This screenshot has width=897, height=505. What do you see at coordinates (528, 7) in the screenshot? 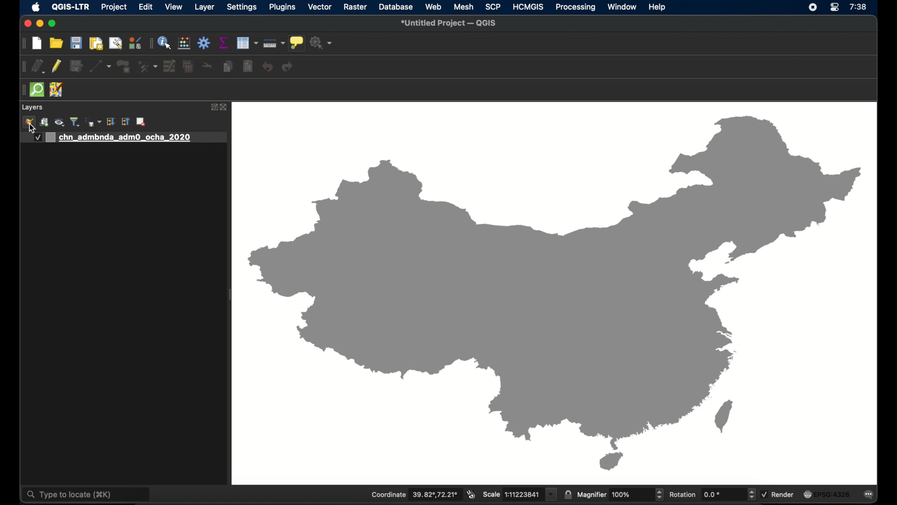
I see `HCMGIS` at bounding box center [528, 7].